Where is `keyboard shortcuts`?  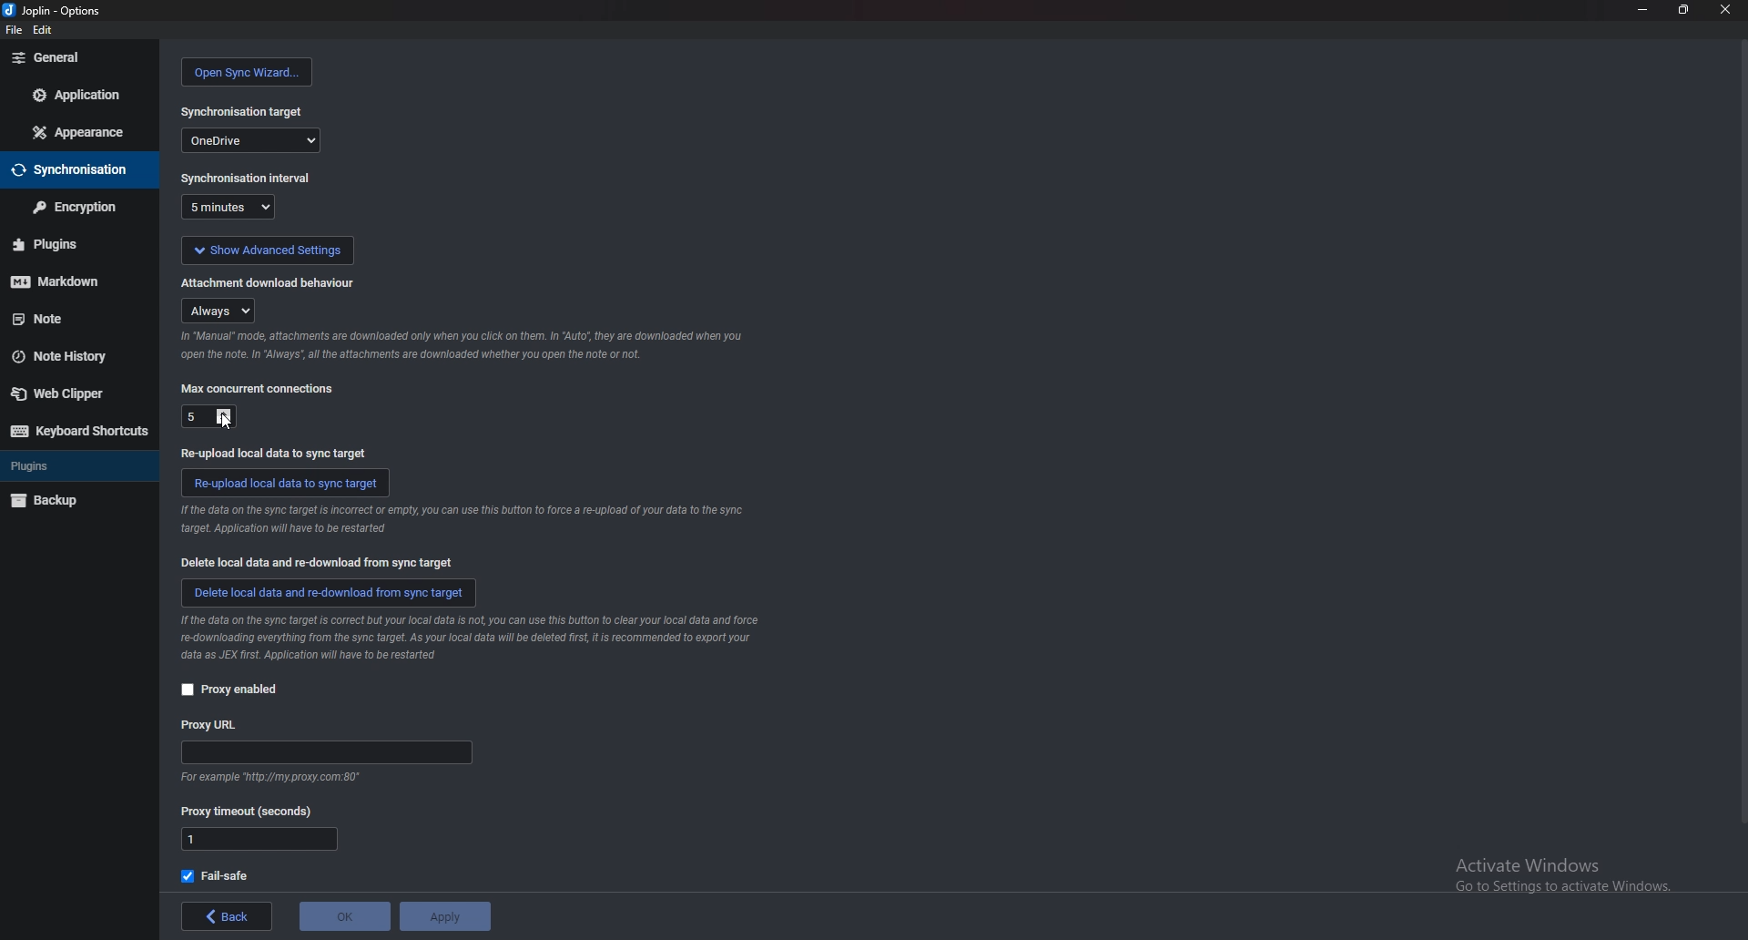 keyboard shortcuts is located at coordinates (77, 431).